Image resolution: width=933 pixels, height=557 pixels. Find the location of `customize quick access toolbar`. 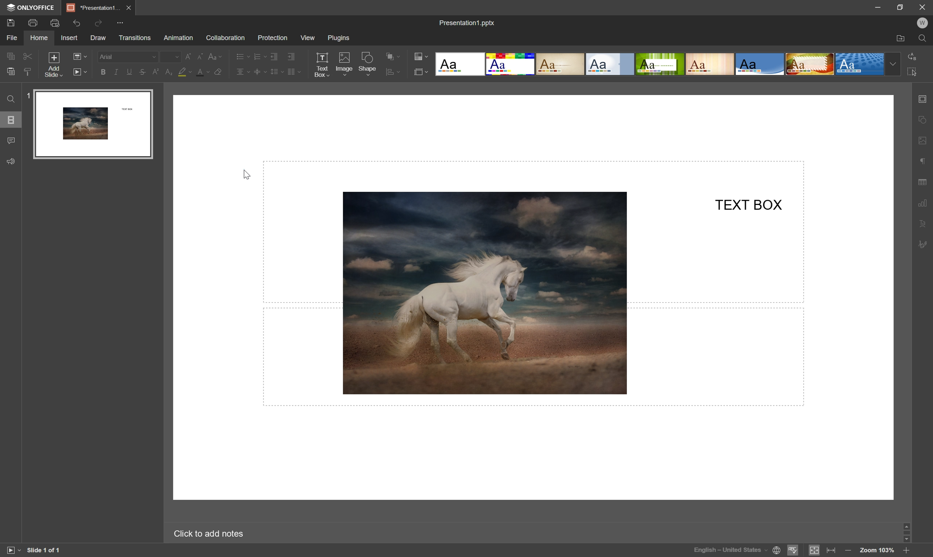

customize quick access toolbar is located at coordinates (125, 22).